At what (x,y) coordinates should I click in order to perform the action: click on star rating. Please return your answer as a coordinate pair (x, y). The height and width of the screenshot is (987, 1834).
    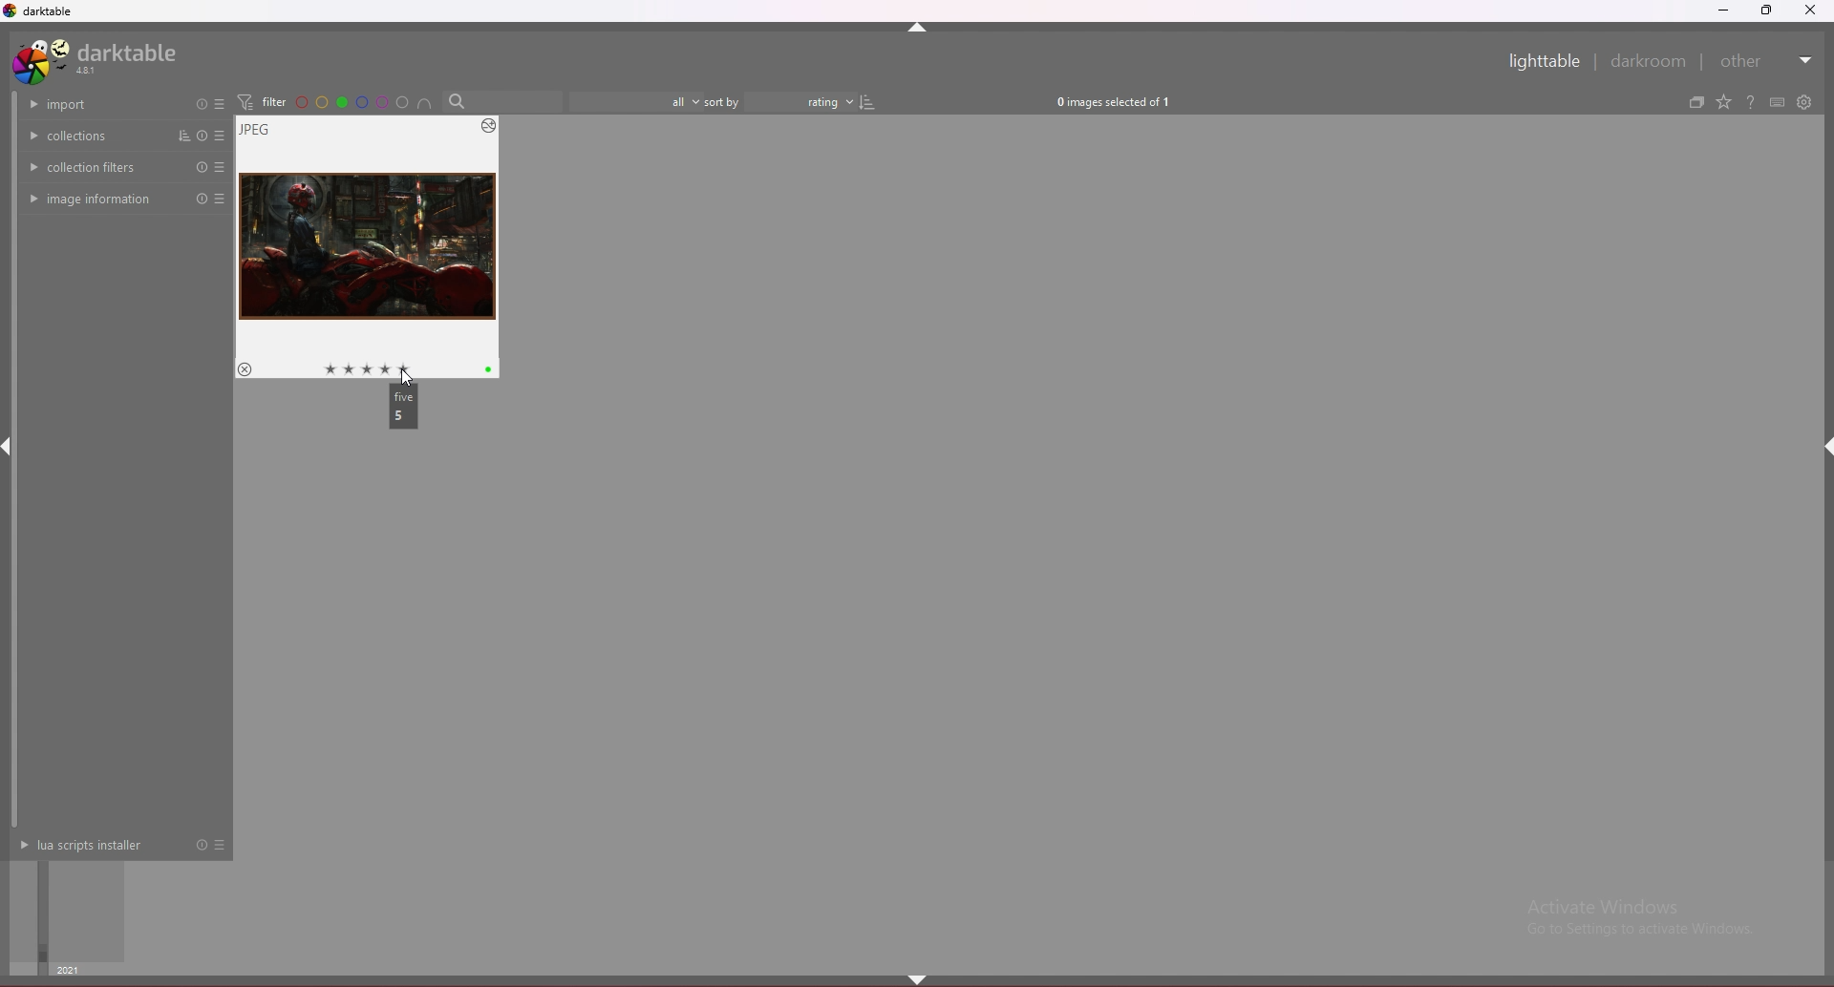
    Looking at the image, I should click on (366, 368).